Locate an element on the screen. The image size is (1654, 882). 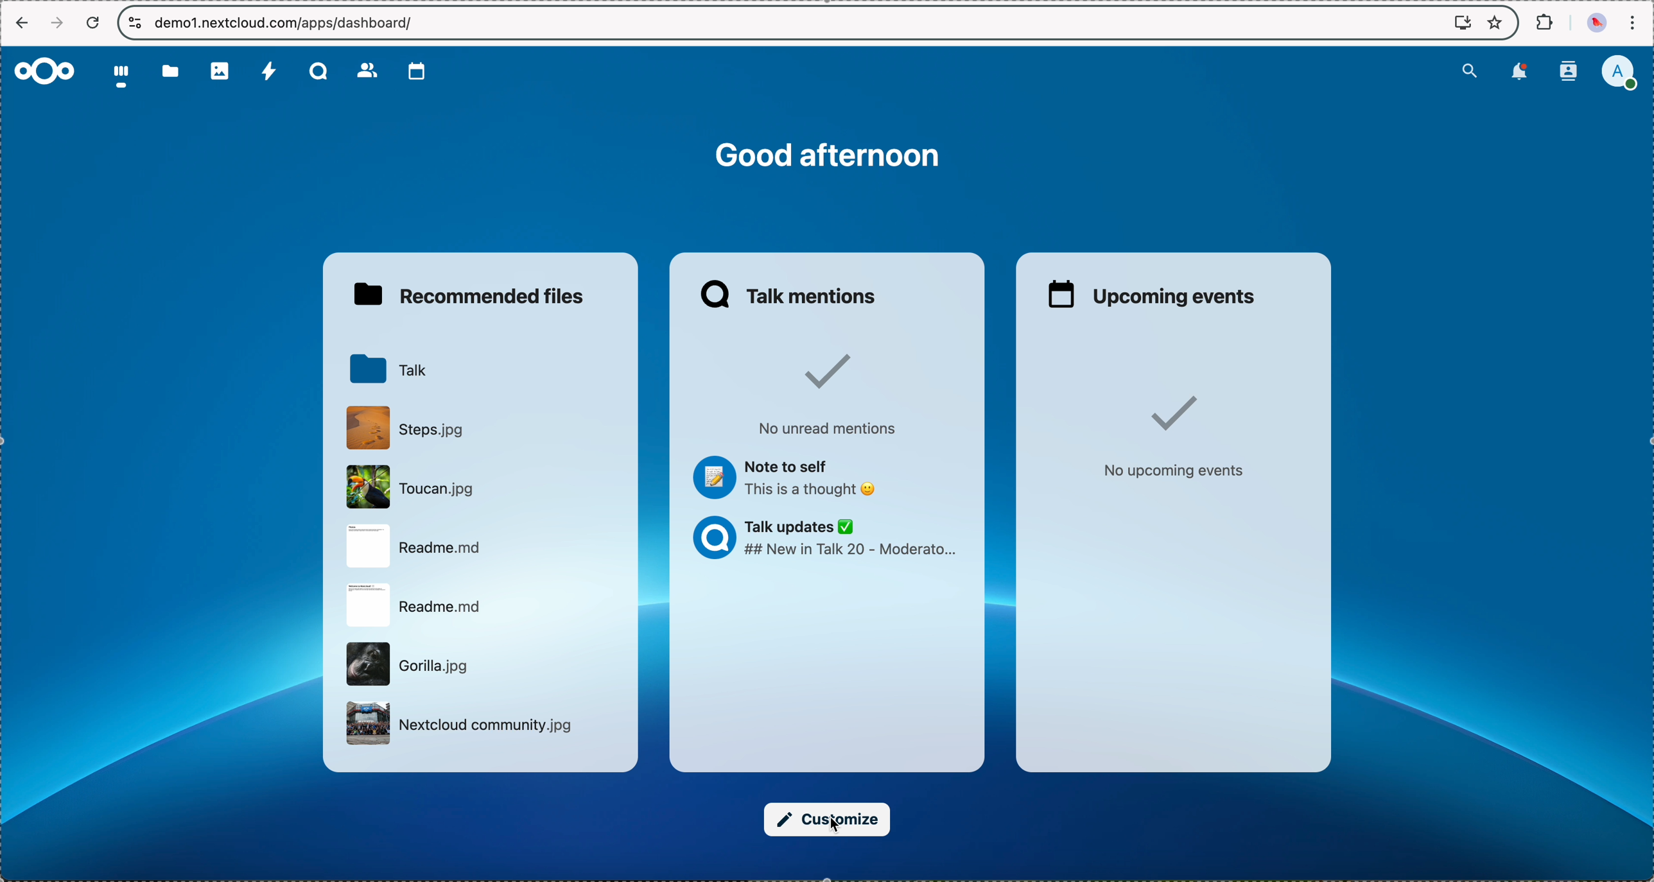
folder is located at coordinates (166, 72).